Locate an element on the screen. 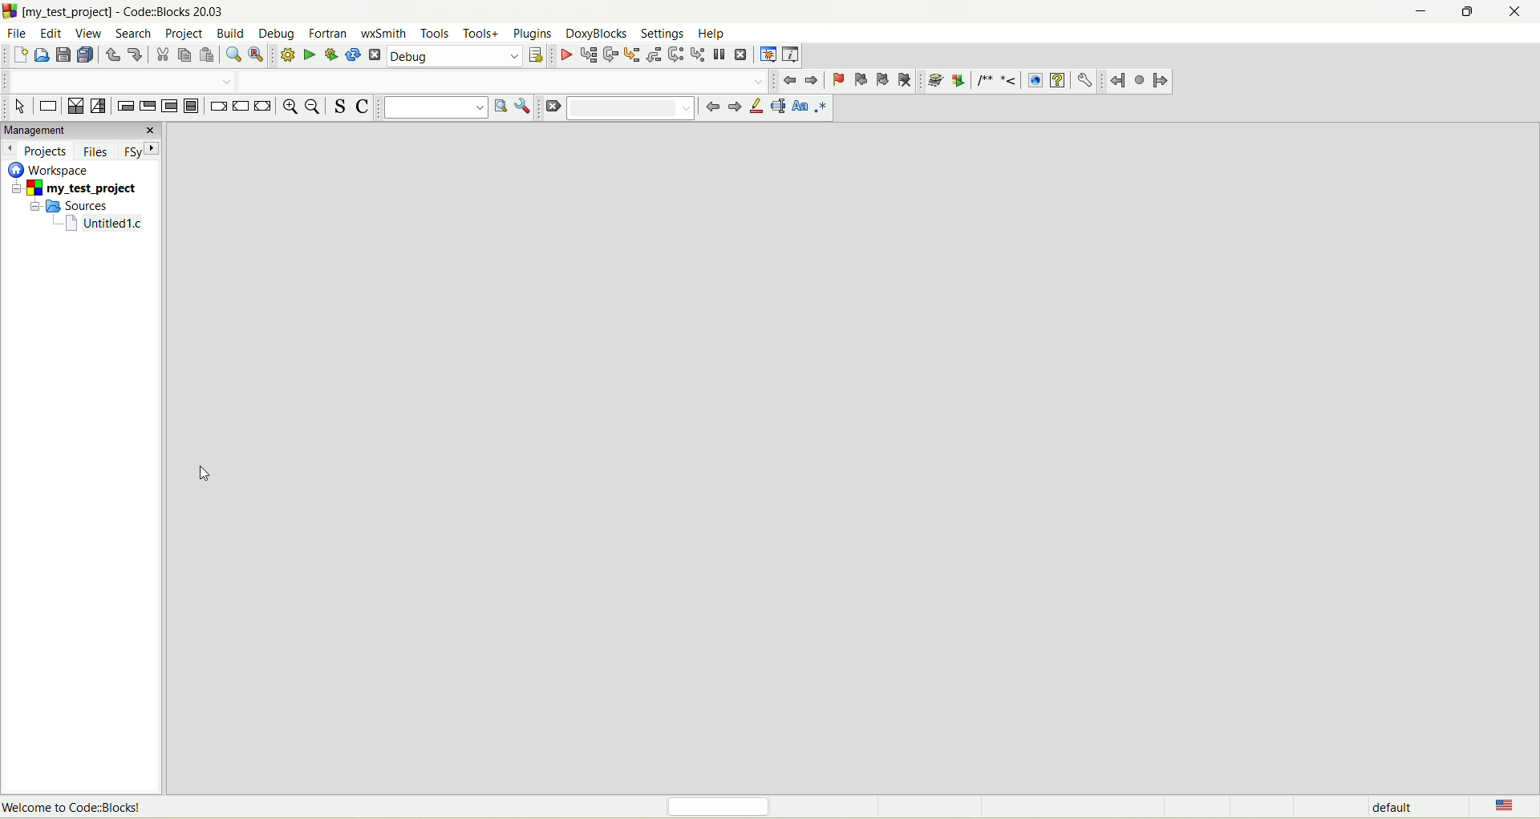  save everything is located at coordinates (85, 56).